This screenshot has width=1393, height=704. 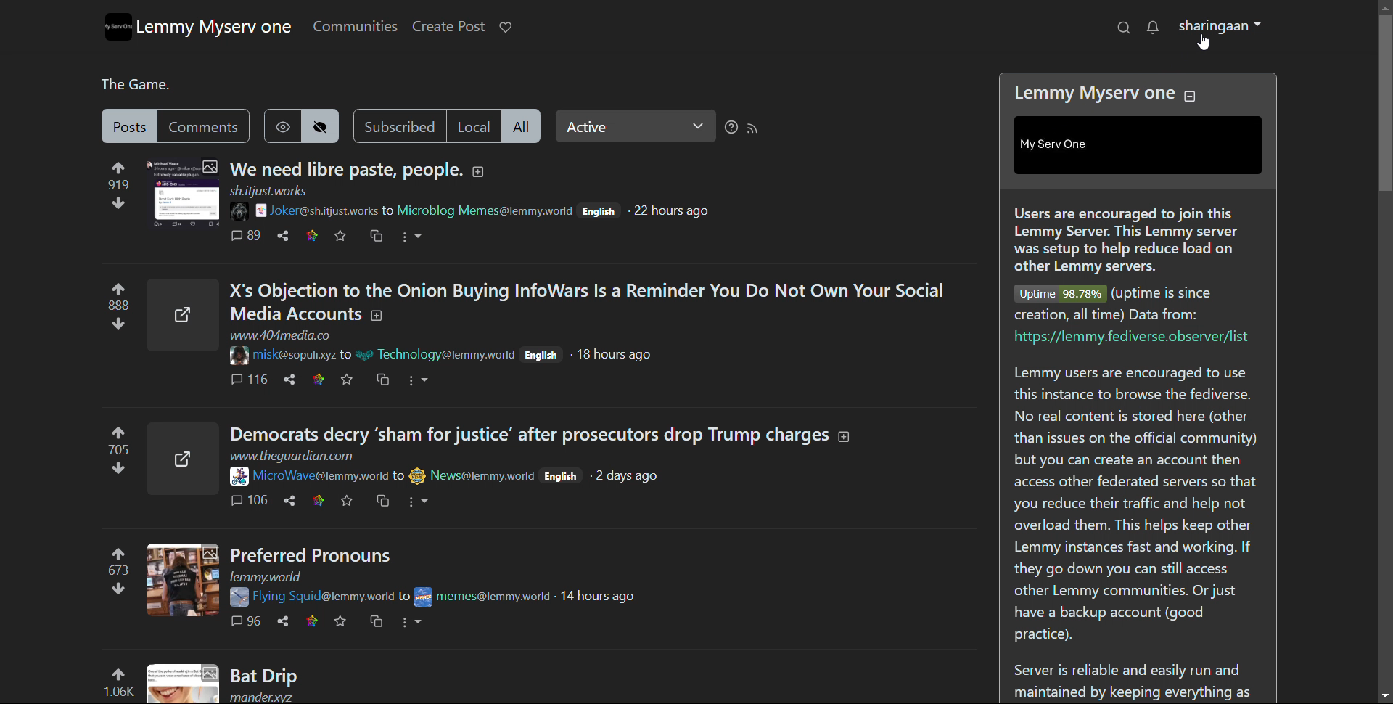 What do you see at coordinates (183, 684) in the screenshot?
I see `thumbnail` at bounding box center [183, 684].